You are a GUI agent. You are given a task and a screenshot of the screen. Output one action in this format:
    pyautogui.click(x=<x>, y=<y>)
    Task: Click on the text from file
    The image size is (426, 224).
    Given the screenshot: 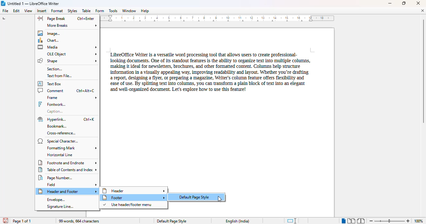 What is the action you would take?
    pyautogui.click(x=59, y=76)
    